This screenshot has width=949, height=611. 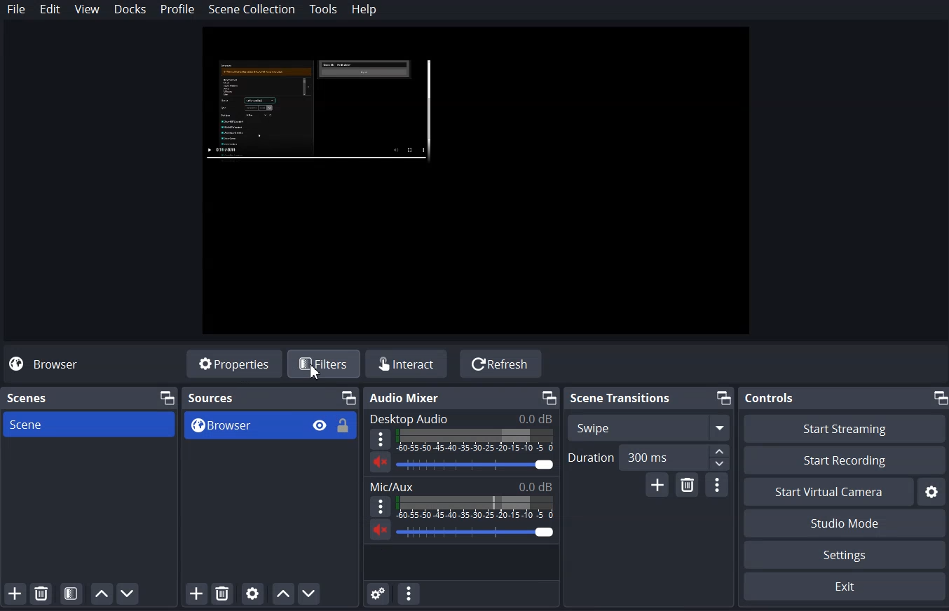 I want to click on Settings, so click(x=845, y=554).